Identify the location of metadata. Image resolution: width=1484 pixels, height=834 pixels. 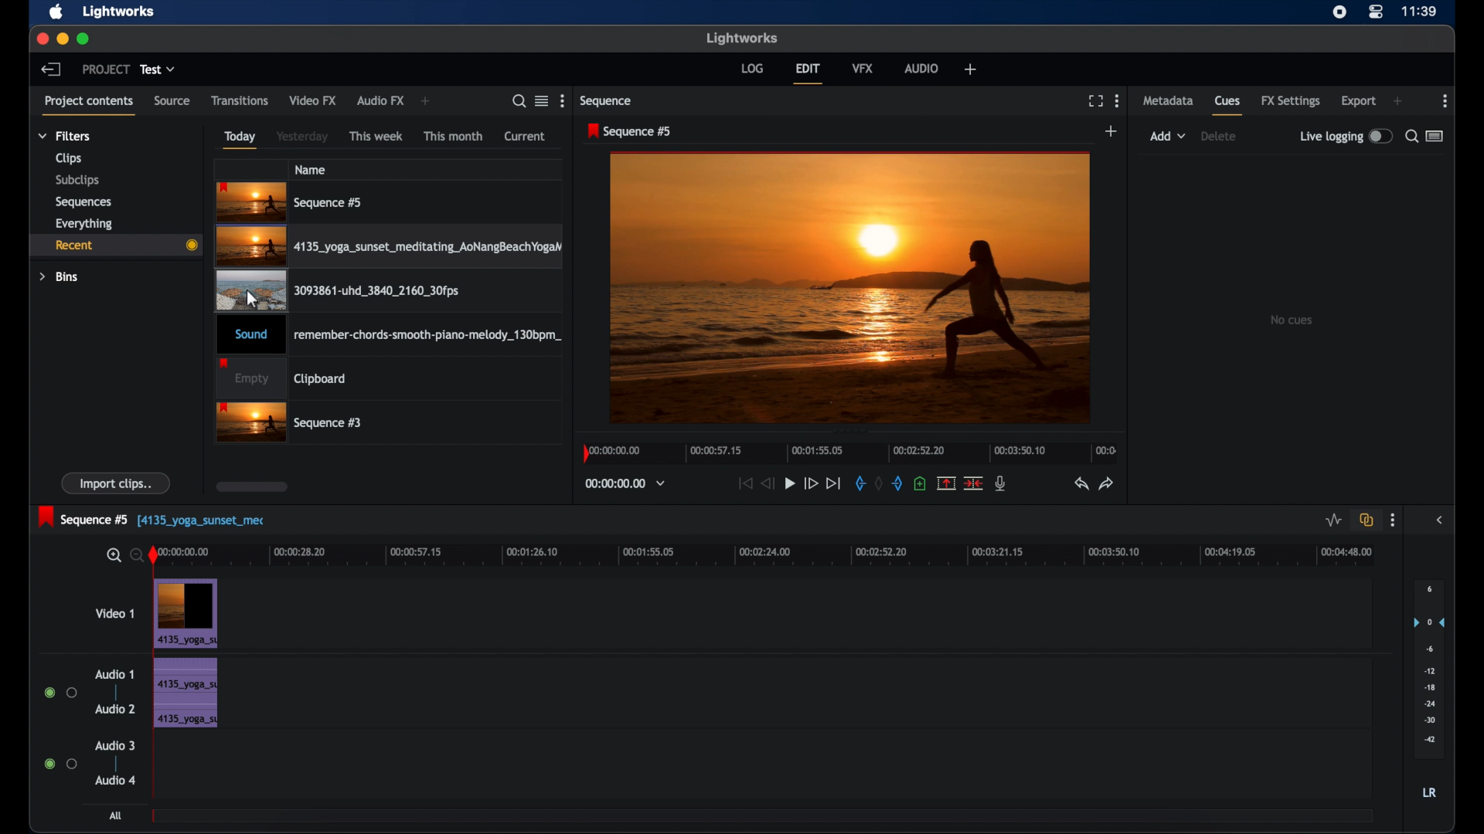
(1167, 101).